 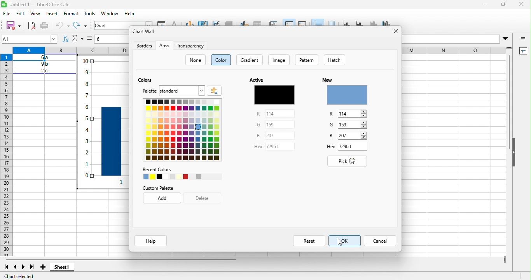 What do you see at coordinates (48, 71) in the screenshot?
I see `c` at bounding box center [48, 71].